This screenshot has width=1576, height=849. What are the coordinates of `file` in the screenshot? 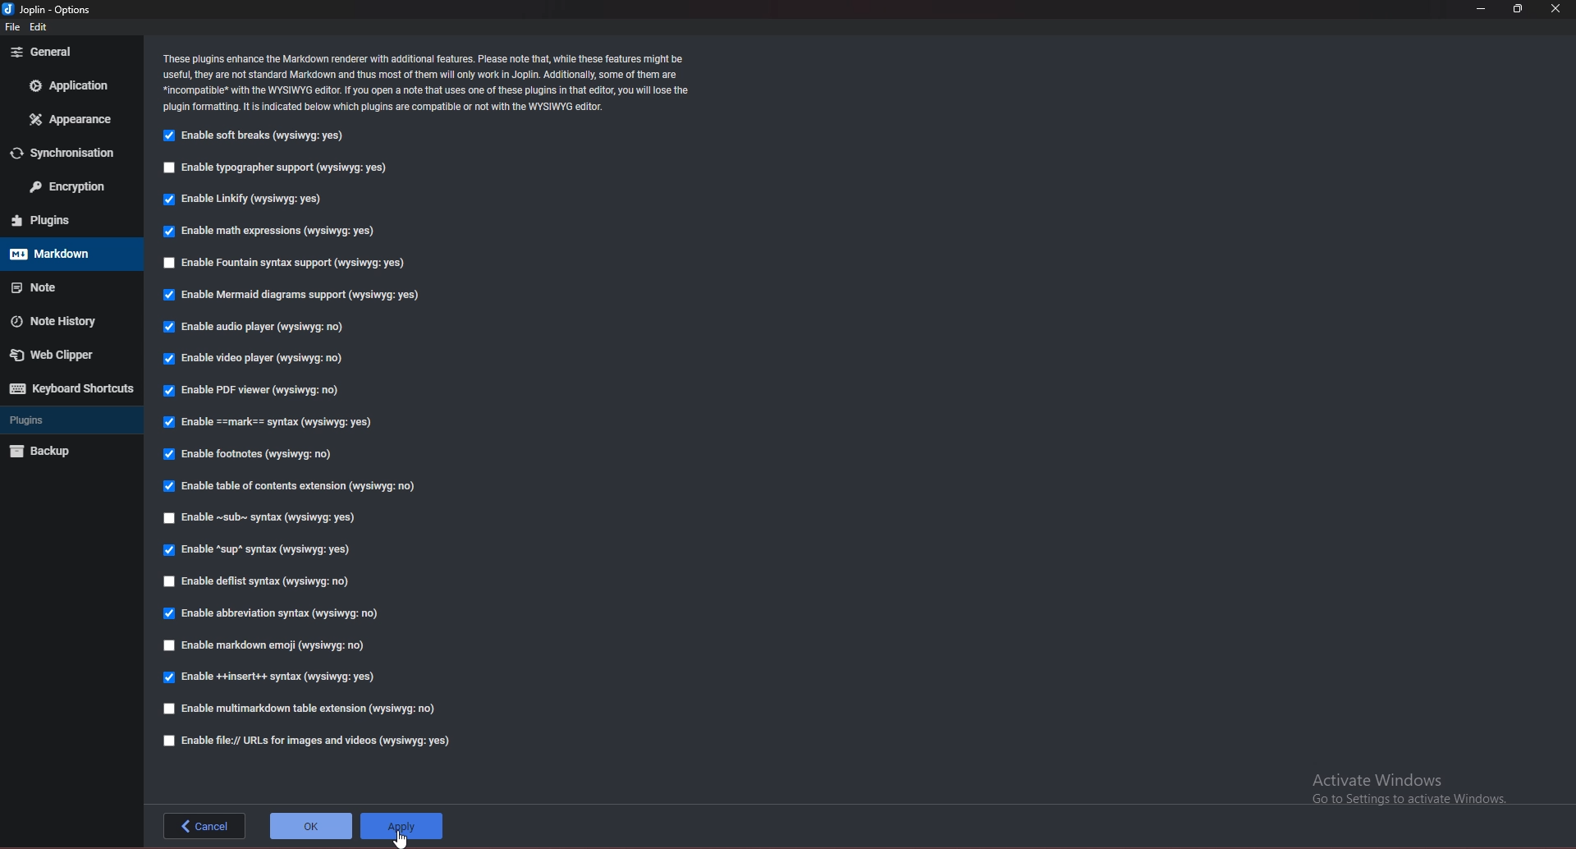 It's located at (11, 28).